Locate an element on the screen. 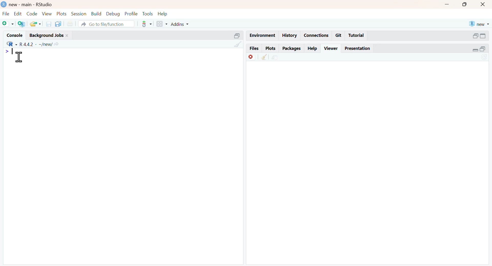  Tutorial is located at coordinates (356, 35).